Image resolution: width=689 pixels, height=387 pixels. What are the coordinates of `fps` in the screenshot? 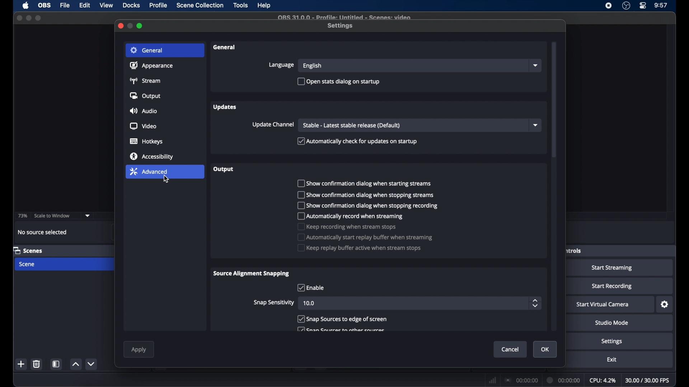 It's located at (648, 380).